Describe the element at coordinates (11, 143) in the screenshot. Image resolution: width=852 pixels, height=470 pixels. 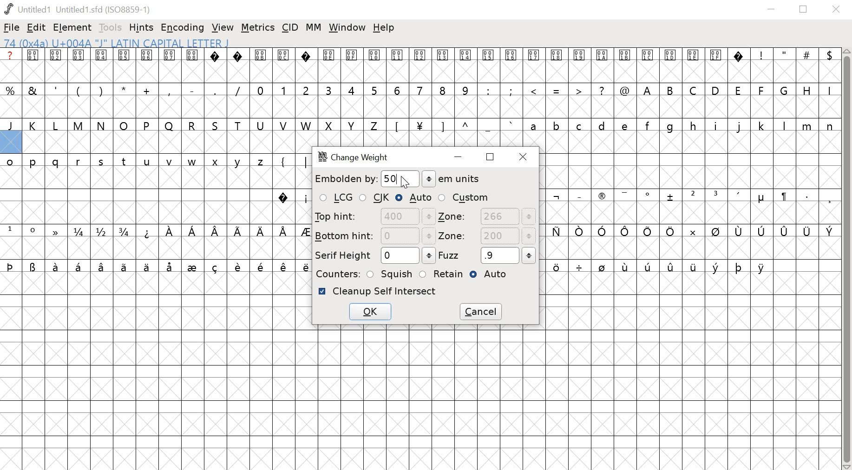
I see `selected glyph slot` at that location.